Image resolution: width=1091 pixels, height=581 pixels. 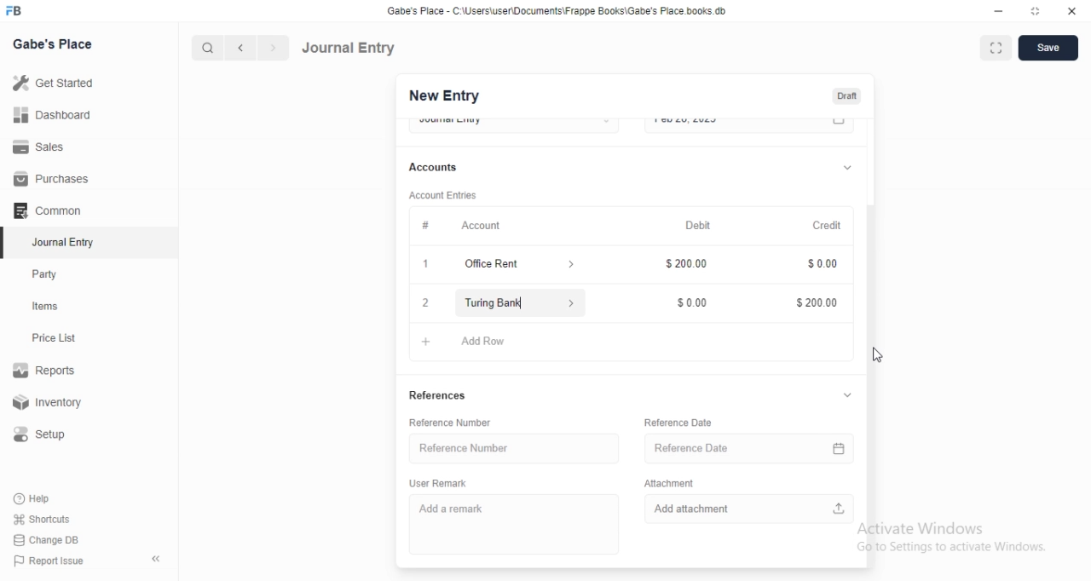 I want to click on ‘Change DB, so click(x=47, y=540).